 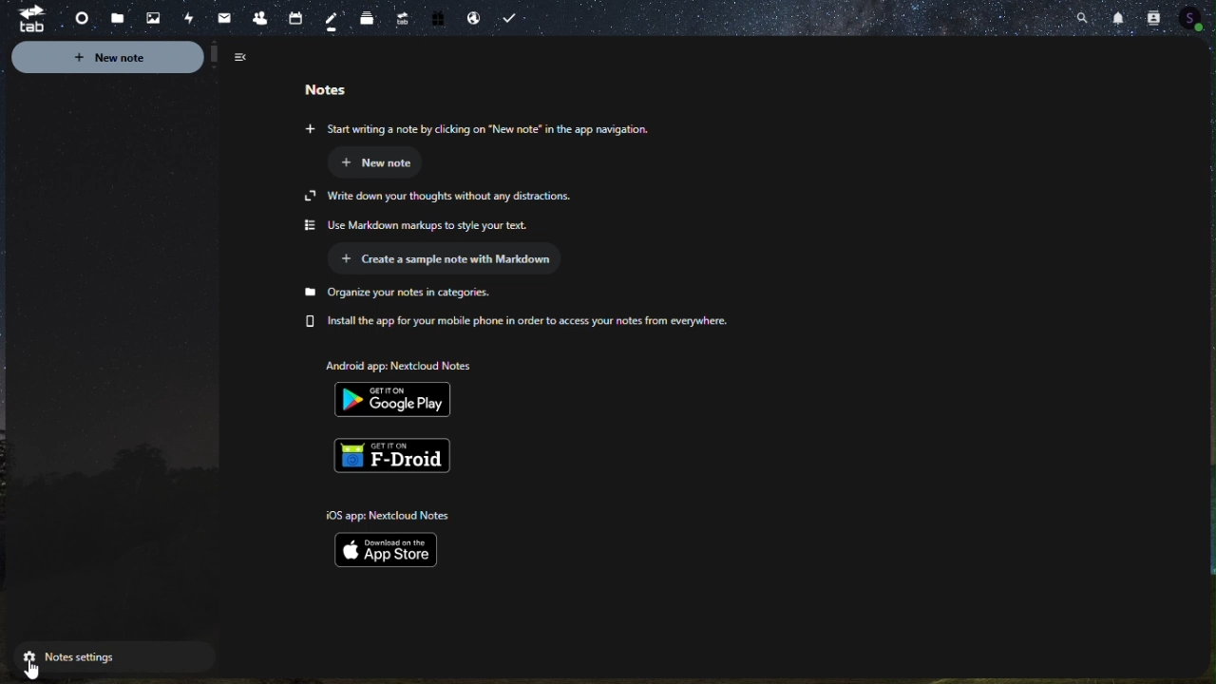 What do you see at coordinates (1069, 15) in the screenshot?
I see `Search bar` at bounding box center [1069, 15].